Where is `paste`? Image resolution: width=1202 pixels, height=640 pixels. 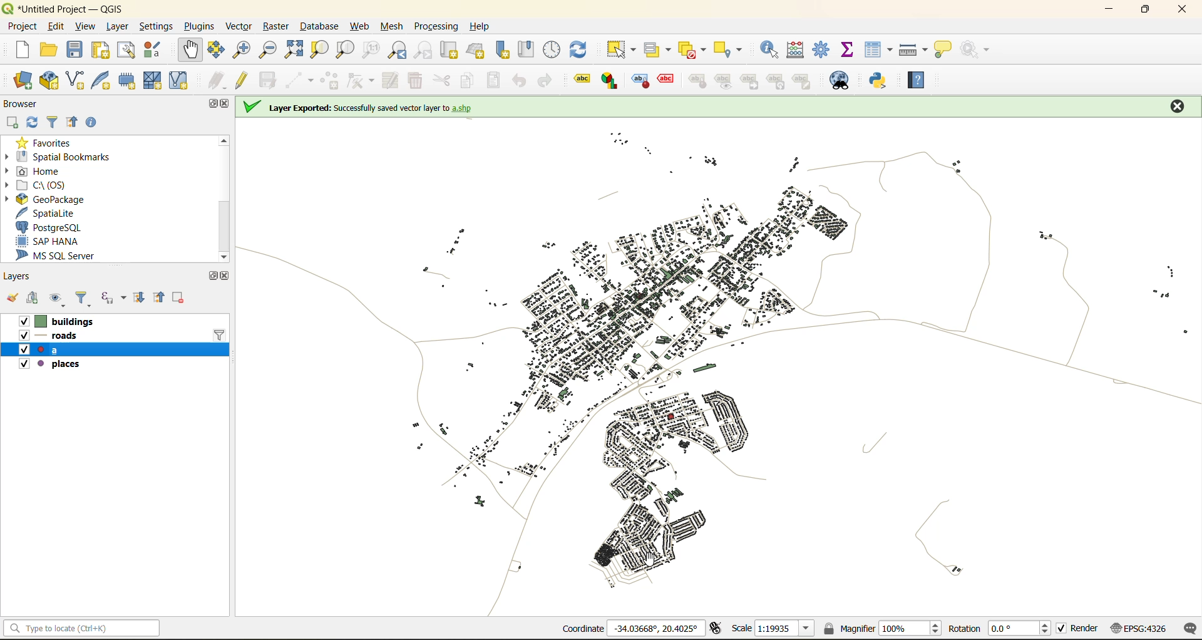
paste is located at coordinates (497, 80).